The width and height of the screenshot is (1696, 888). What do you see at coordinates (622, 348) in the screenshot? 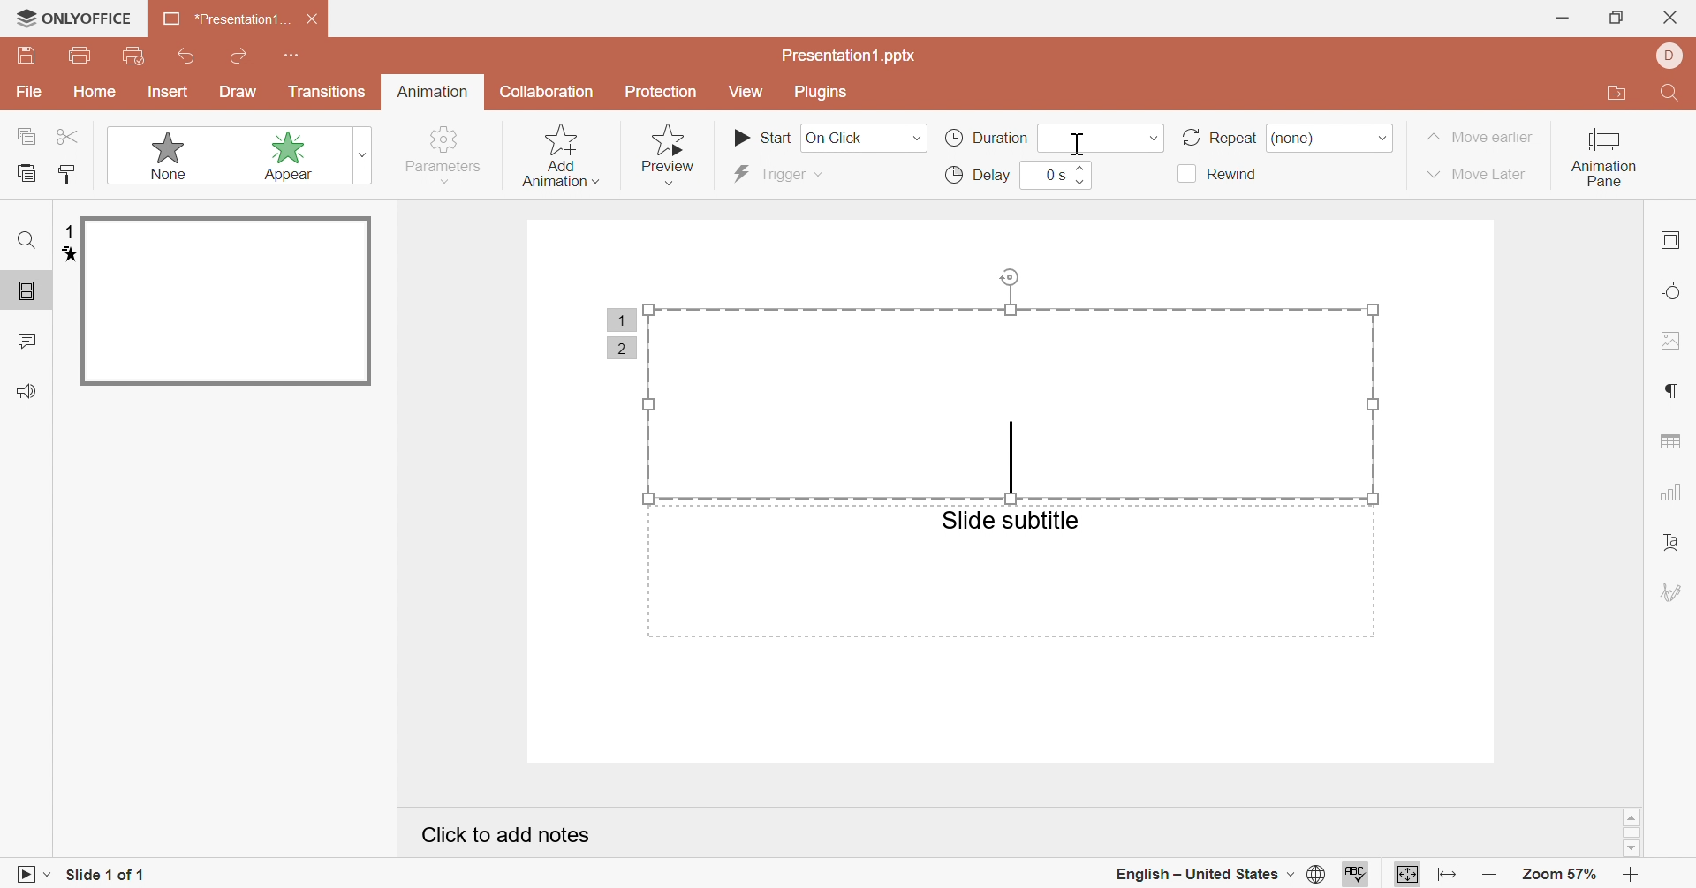
I see `2` at bounding box center [622, 348].